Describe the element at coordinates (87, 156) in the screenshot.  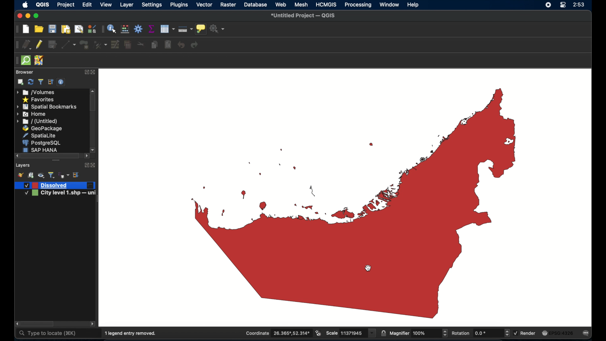
I see `scroll right arrow` at that location.